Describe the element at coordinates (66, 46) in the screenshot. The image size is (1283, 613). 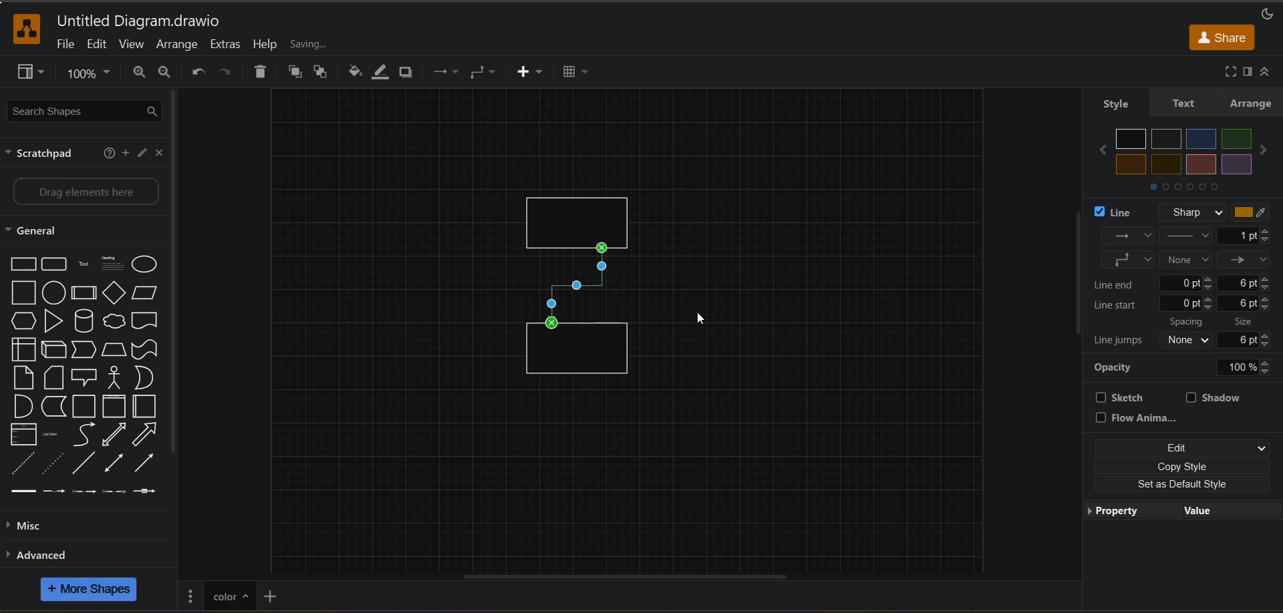
I see `file` at that location.